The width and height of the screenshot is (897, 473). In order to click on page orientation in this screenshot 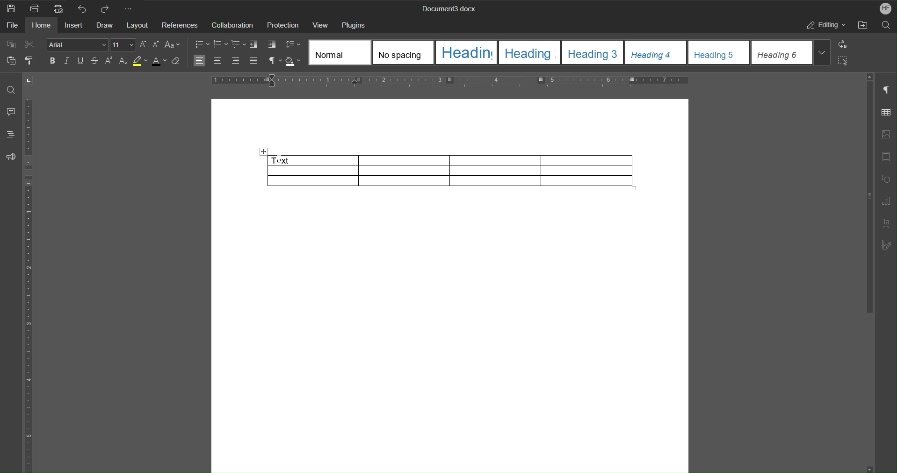, I will do `click(29, 80)`.